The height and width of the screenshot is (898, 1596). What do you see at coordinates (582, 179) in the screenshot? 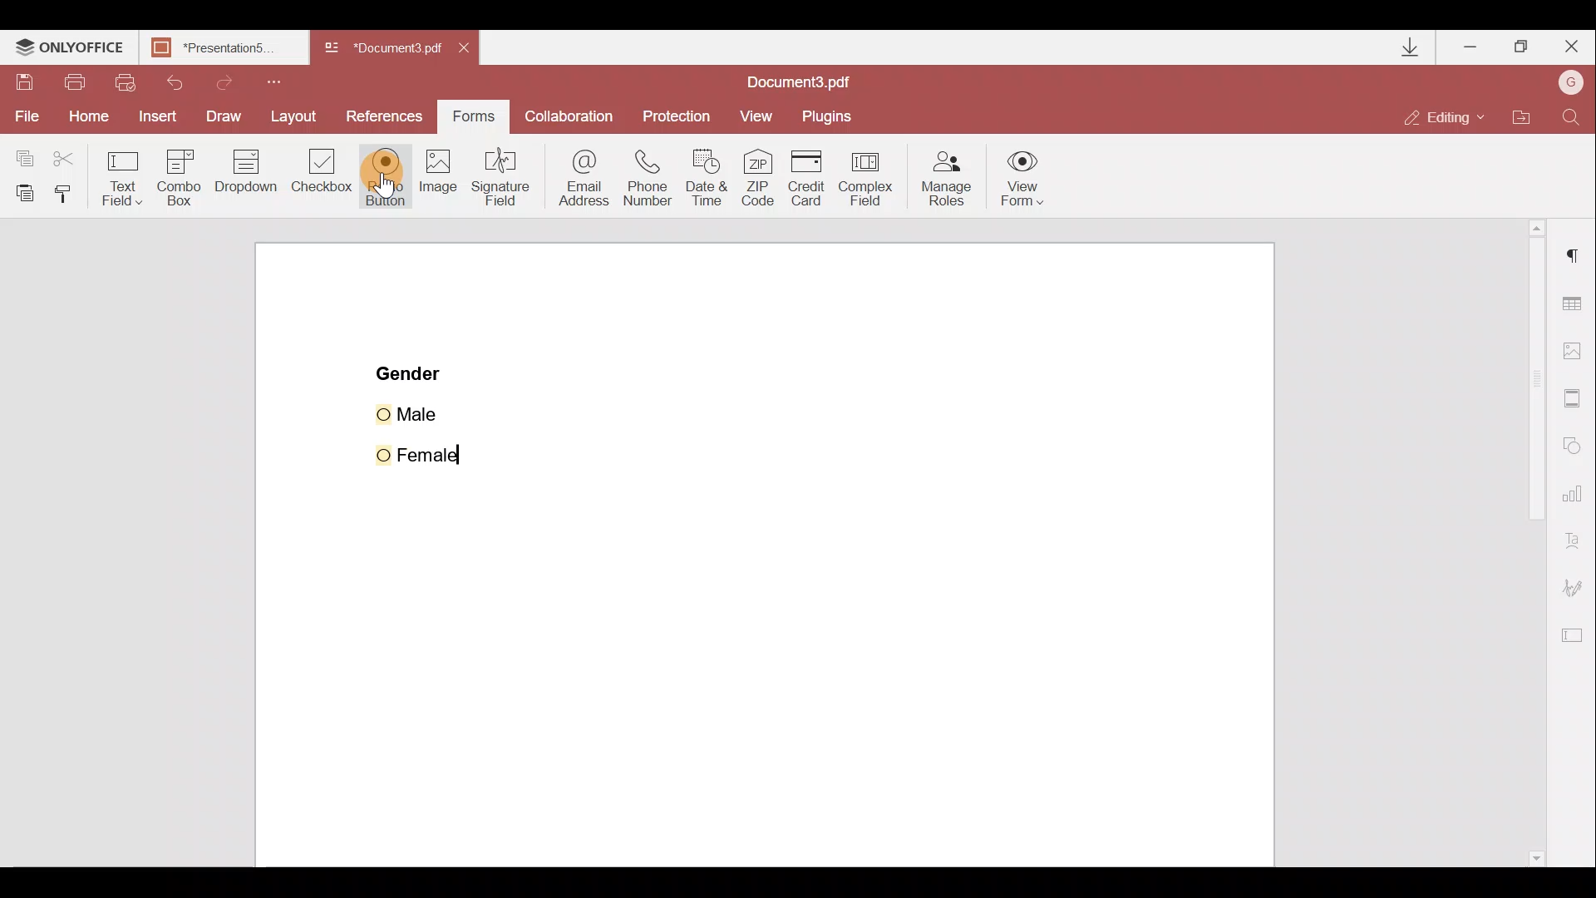
I see `Email address` at bounding box center [582, 179].